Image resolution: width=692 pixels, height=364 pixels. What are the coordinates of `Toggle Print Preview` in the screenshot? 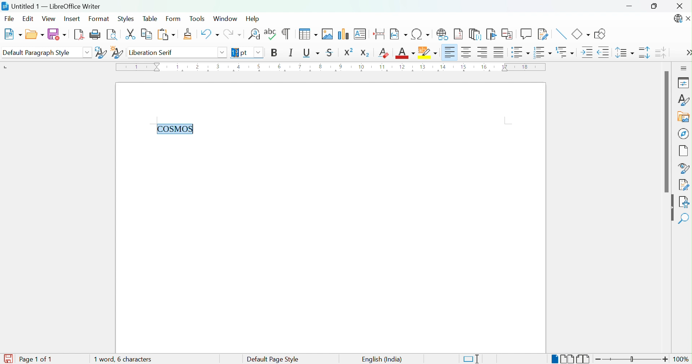 It's located at (114, 35).